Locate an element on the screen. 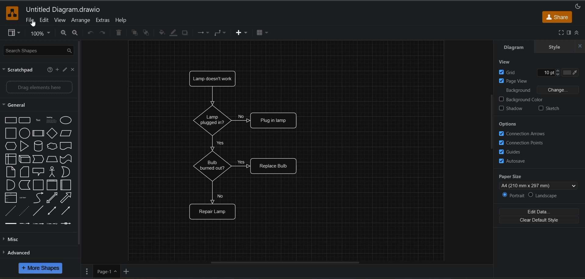 The height and width of the screenshot is (279, 585). misc is located at coordinates (12, 239).